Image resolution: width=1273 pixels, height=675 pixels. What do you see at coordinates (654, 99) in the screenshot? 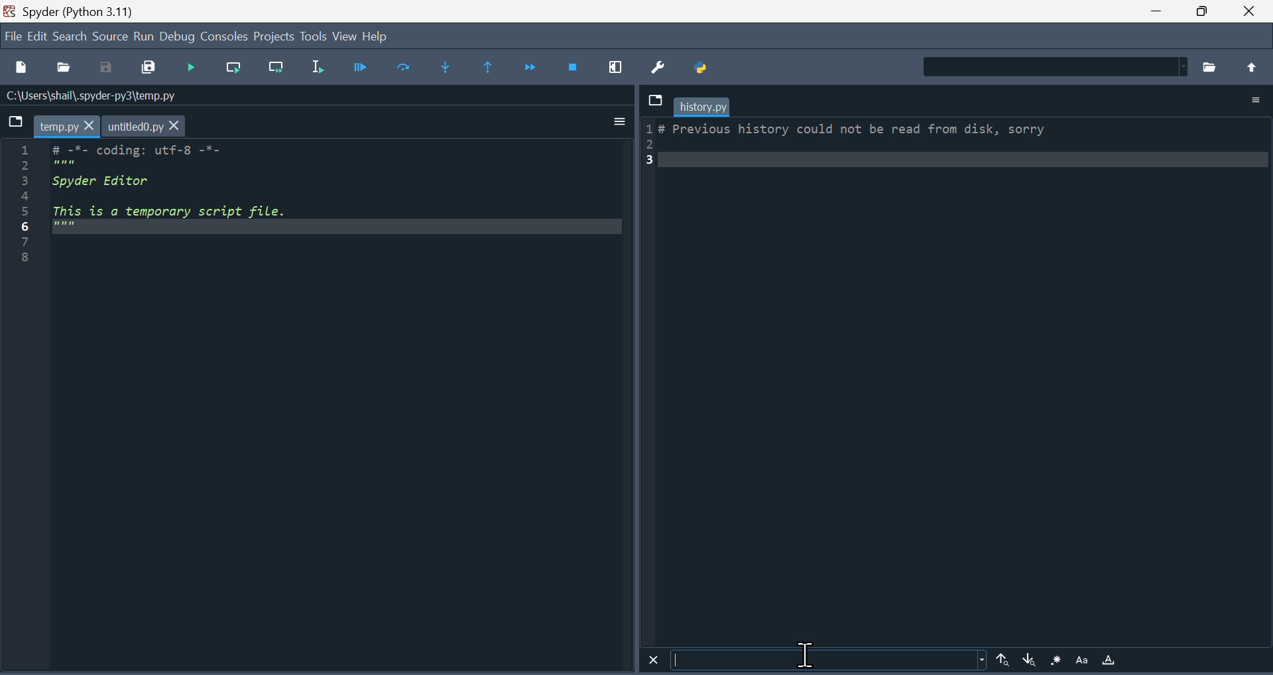
I see `Dropdown` at bounding box center [654, 99].